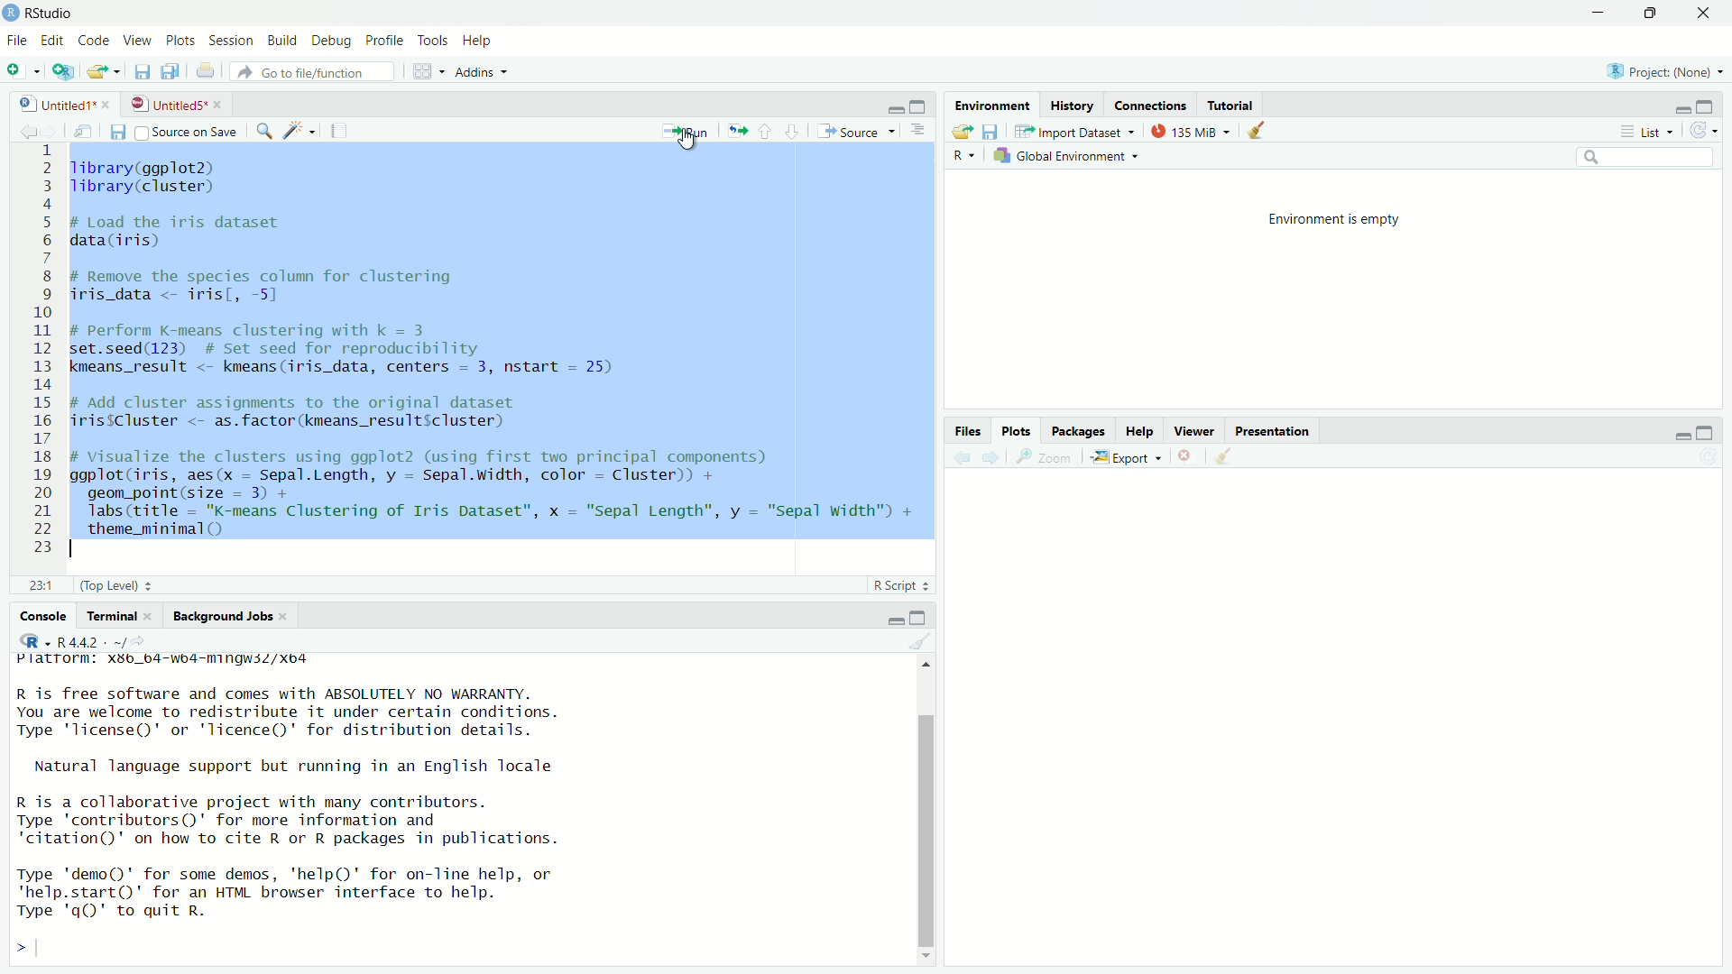 This screenshot has height=974, width=1732. What do you see at coordinates (222, 104) in the screenshot?
I see `close` at bounding box center [222, 104].